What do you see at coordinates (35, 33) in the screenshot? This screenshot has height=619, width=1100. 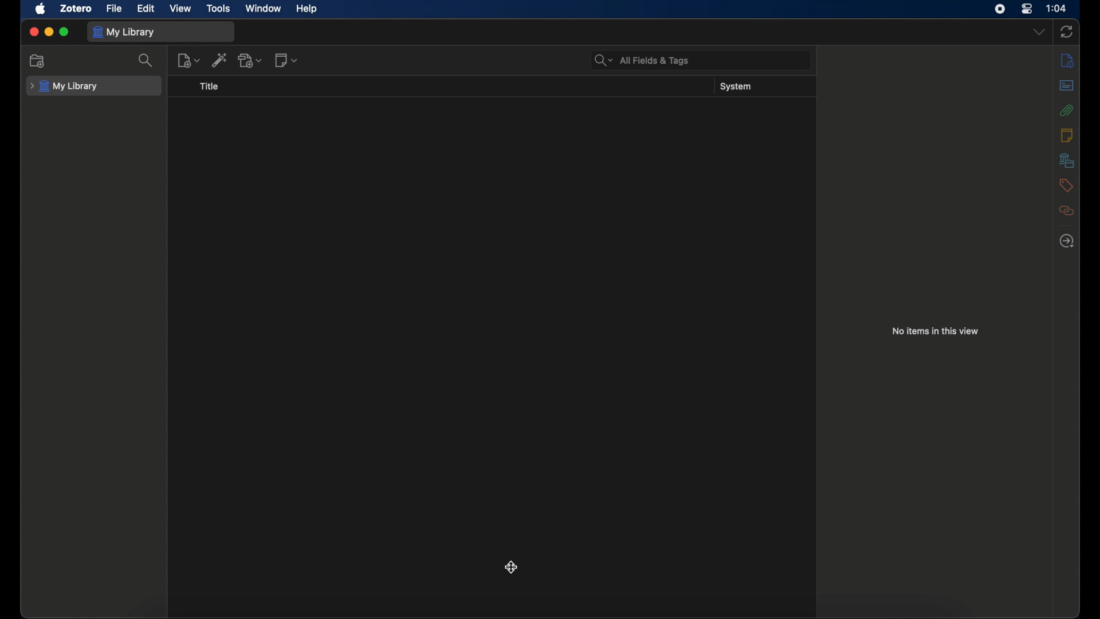 I see `close` at bounding box center [35, 33].